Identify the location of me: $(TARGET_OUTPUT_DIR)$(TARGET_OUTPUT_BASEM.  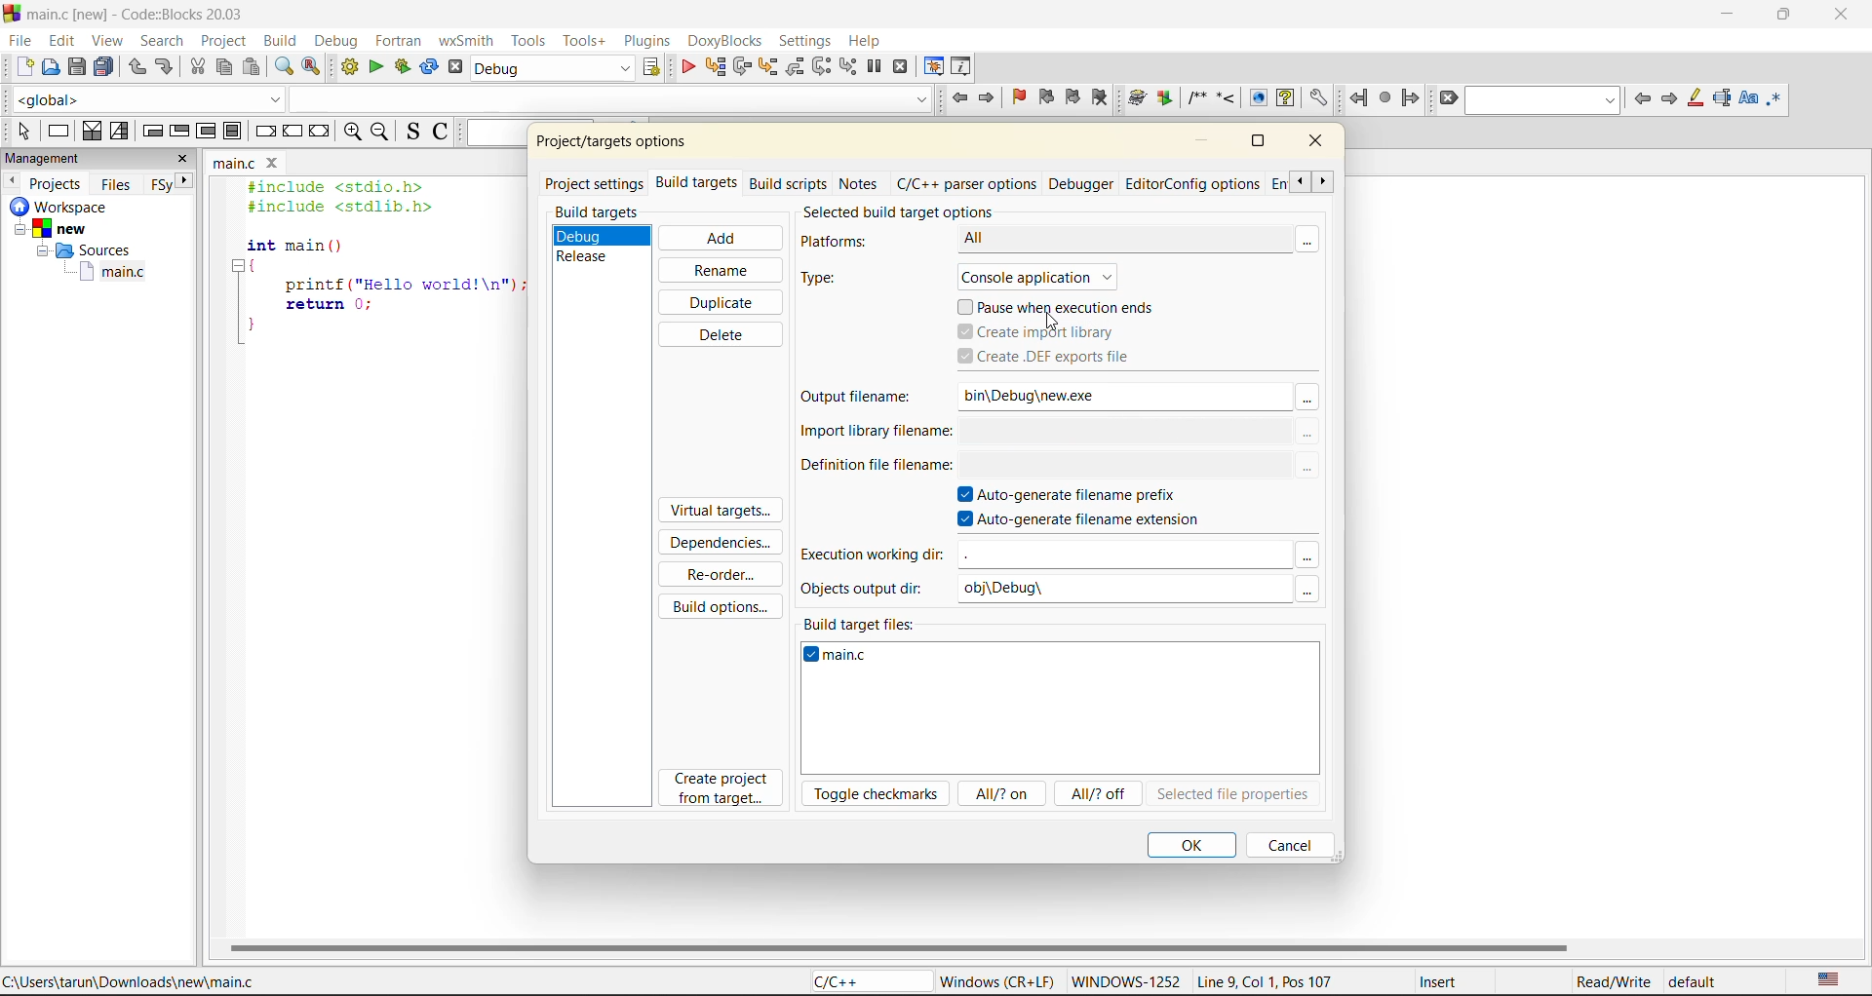
(1125, 432).